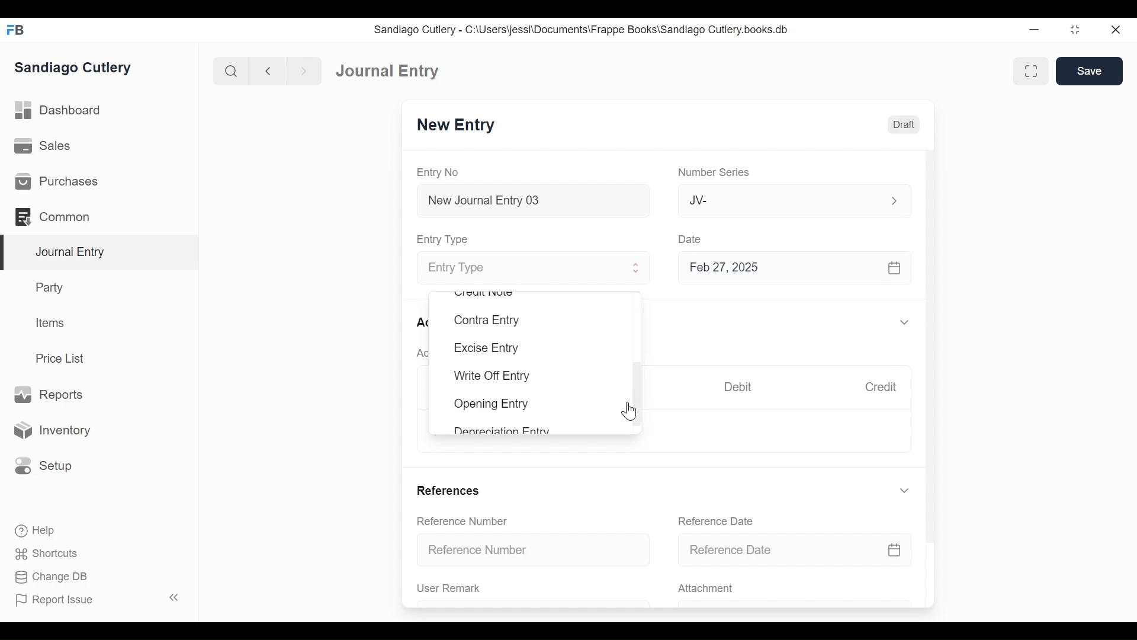 The width and height of the screenshot is (1137, 640). I want to click on Reports, so click(52, 395).